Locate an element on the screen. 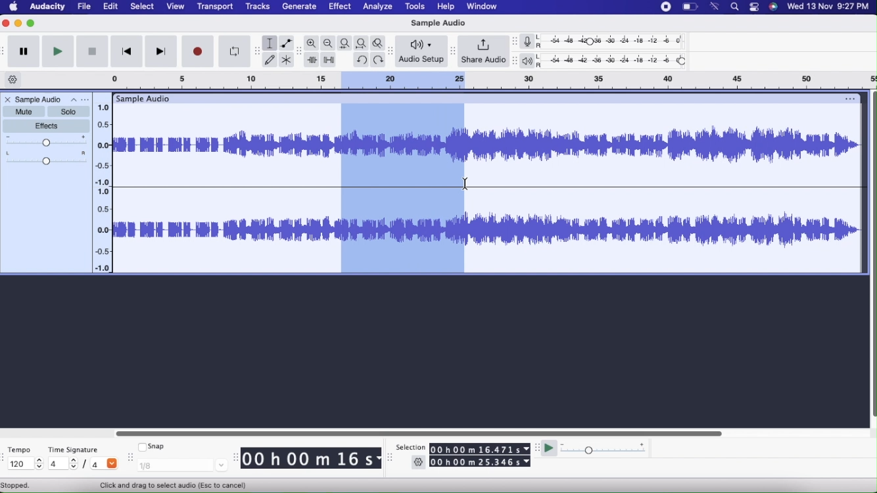 The width and height of the screenshot is (877, 493). Click and drag to define a looping region is located at coordinates (477, 80).